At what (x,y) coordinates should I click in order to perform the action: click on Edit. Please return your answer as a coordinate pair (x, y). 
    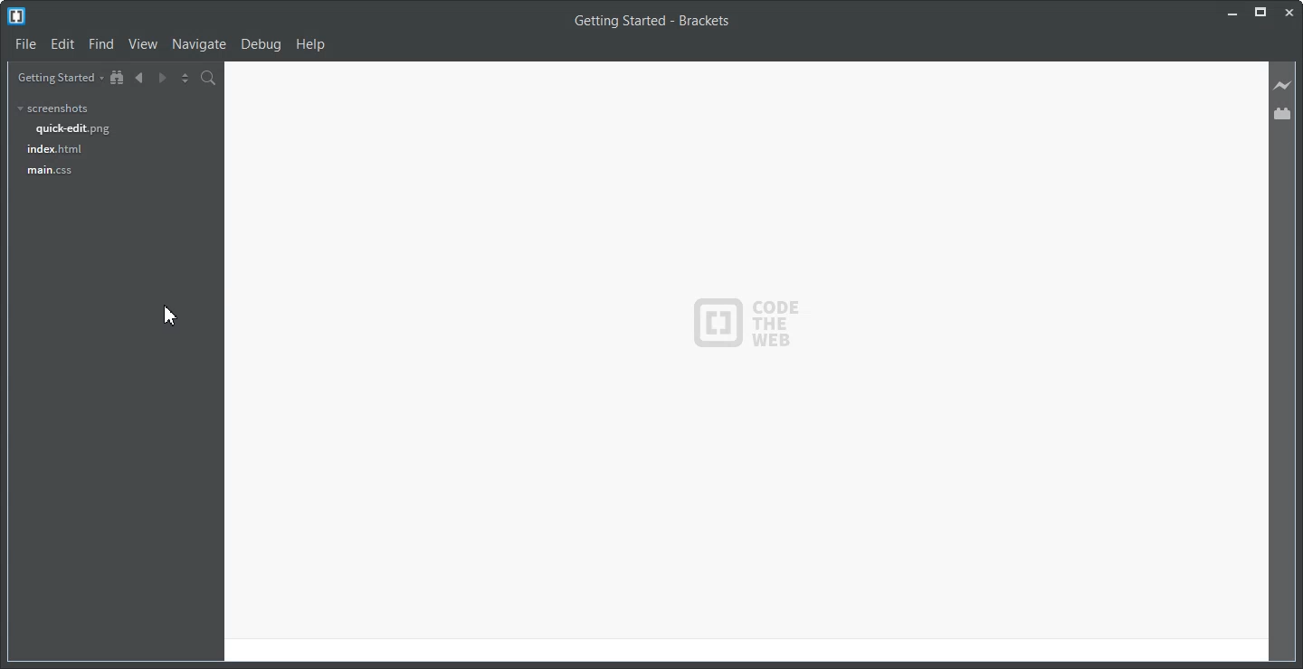
    Looking at the image, I should click on (62, 43).